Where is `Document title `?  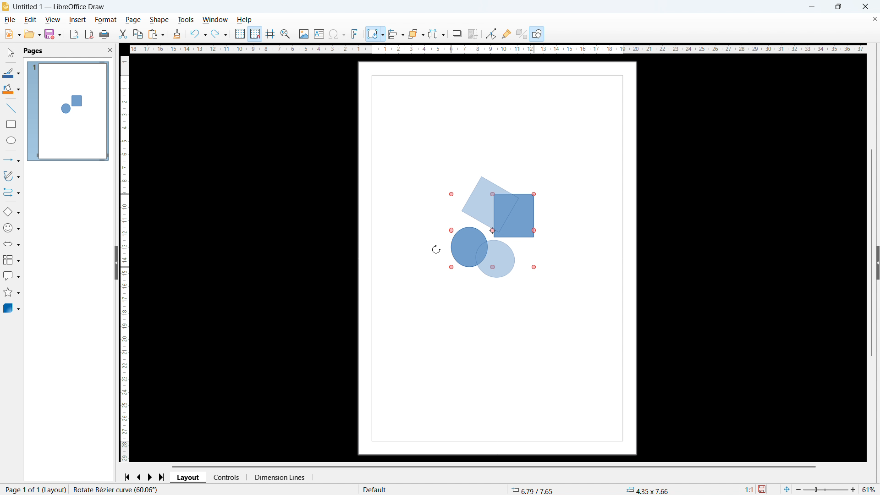 Document title  is located at coordinates (59, 7).